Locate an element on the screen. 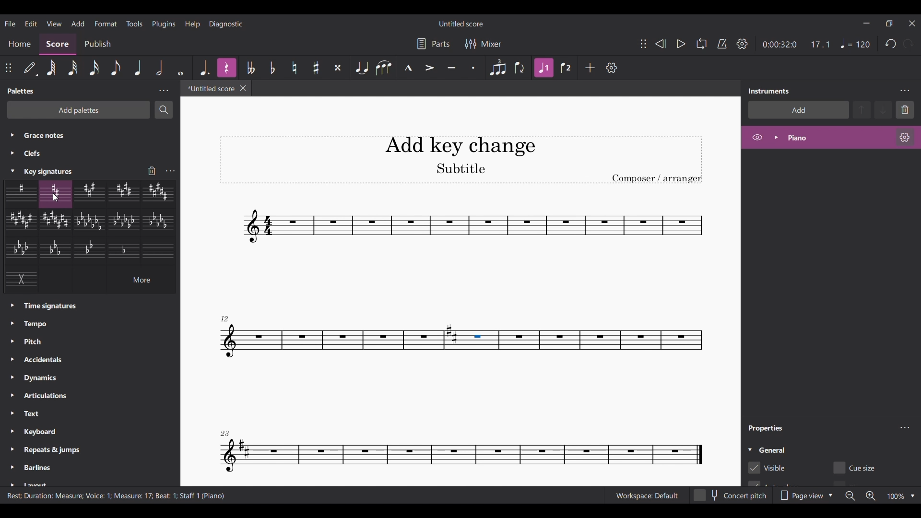  Tools menu is located at coordinates (134, 24).